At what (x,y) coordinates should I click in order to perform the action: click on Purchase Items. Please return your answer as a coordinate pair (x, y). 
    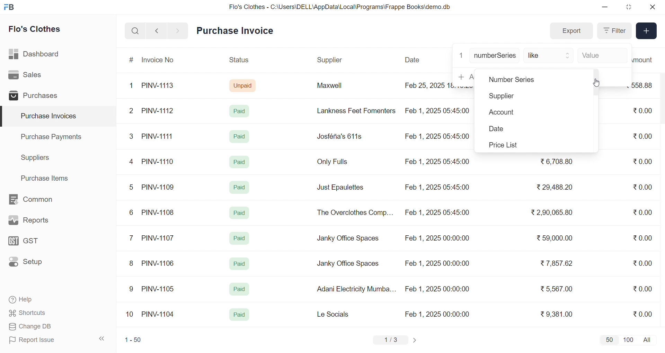
    Looking at the image, I should click on (47, 177).